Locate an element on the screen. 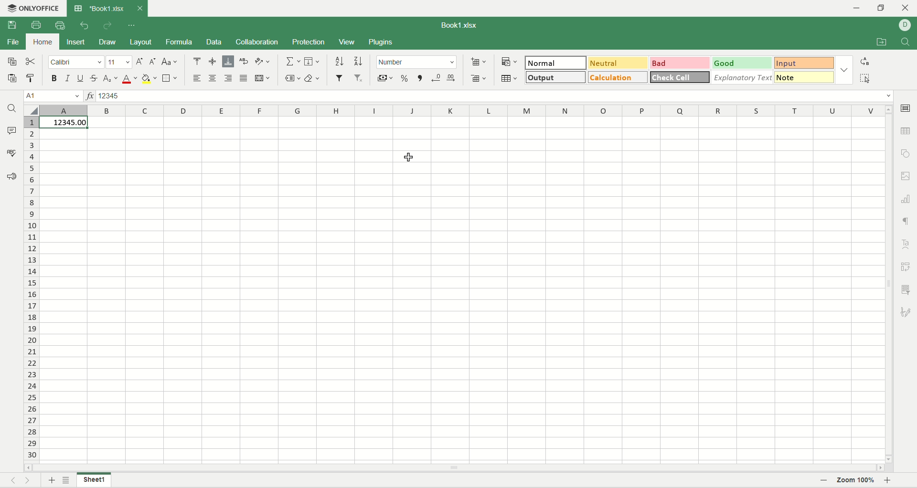 The width and height of the screenshot is (917, 488). open file location is located at coordinates (883, 42).